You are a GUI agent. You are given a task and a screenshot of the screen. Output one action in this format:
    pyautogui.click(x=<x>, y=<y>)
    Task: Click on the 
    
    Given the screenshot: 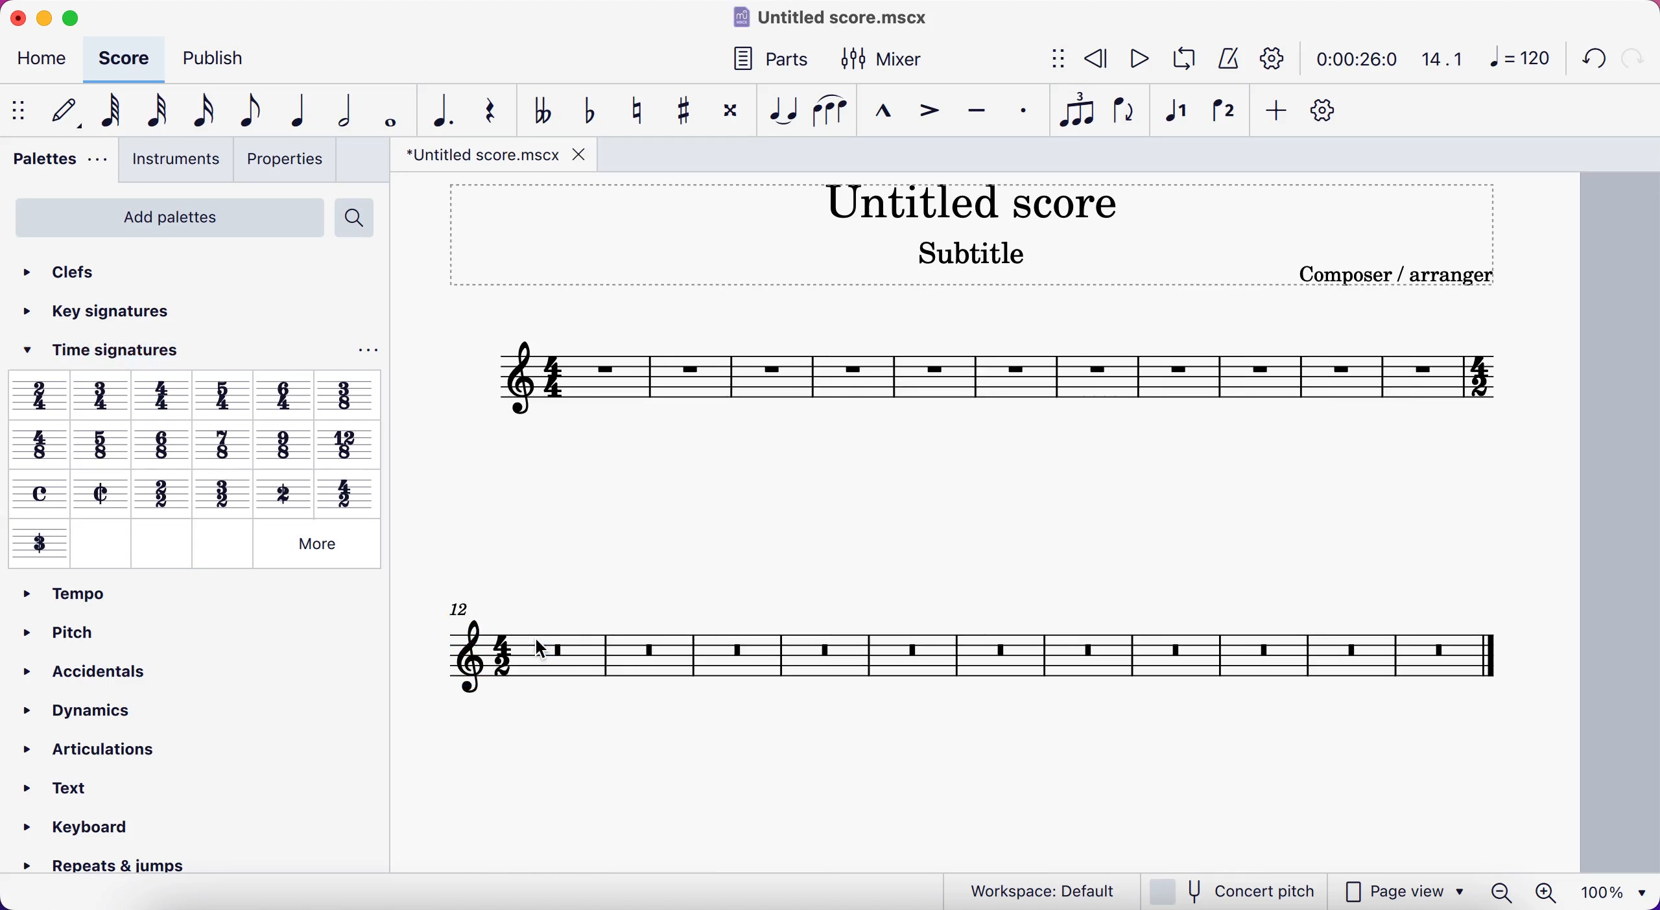 What is the action you would take?
    pyautogui.click(x=83, y=670)
    